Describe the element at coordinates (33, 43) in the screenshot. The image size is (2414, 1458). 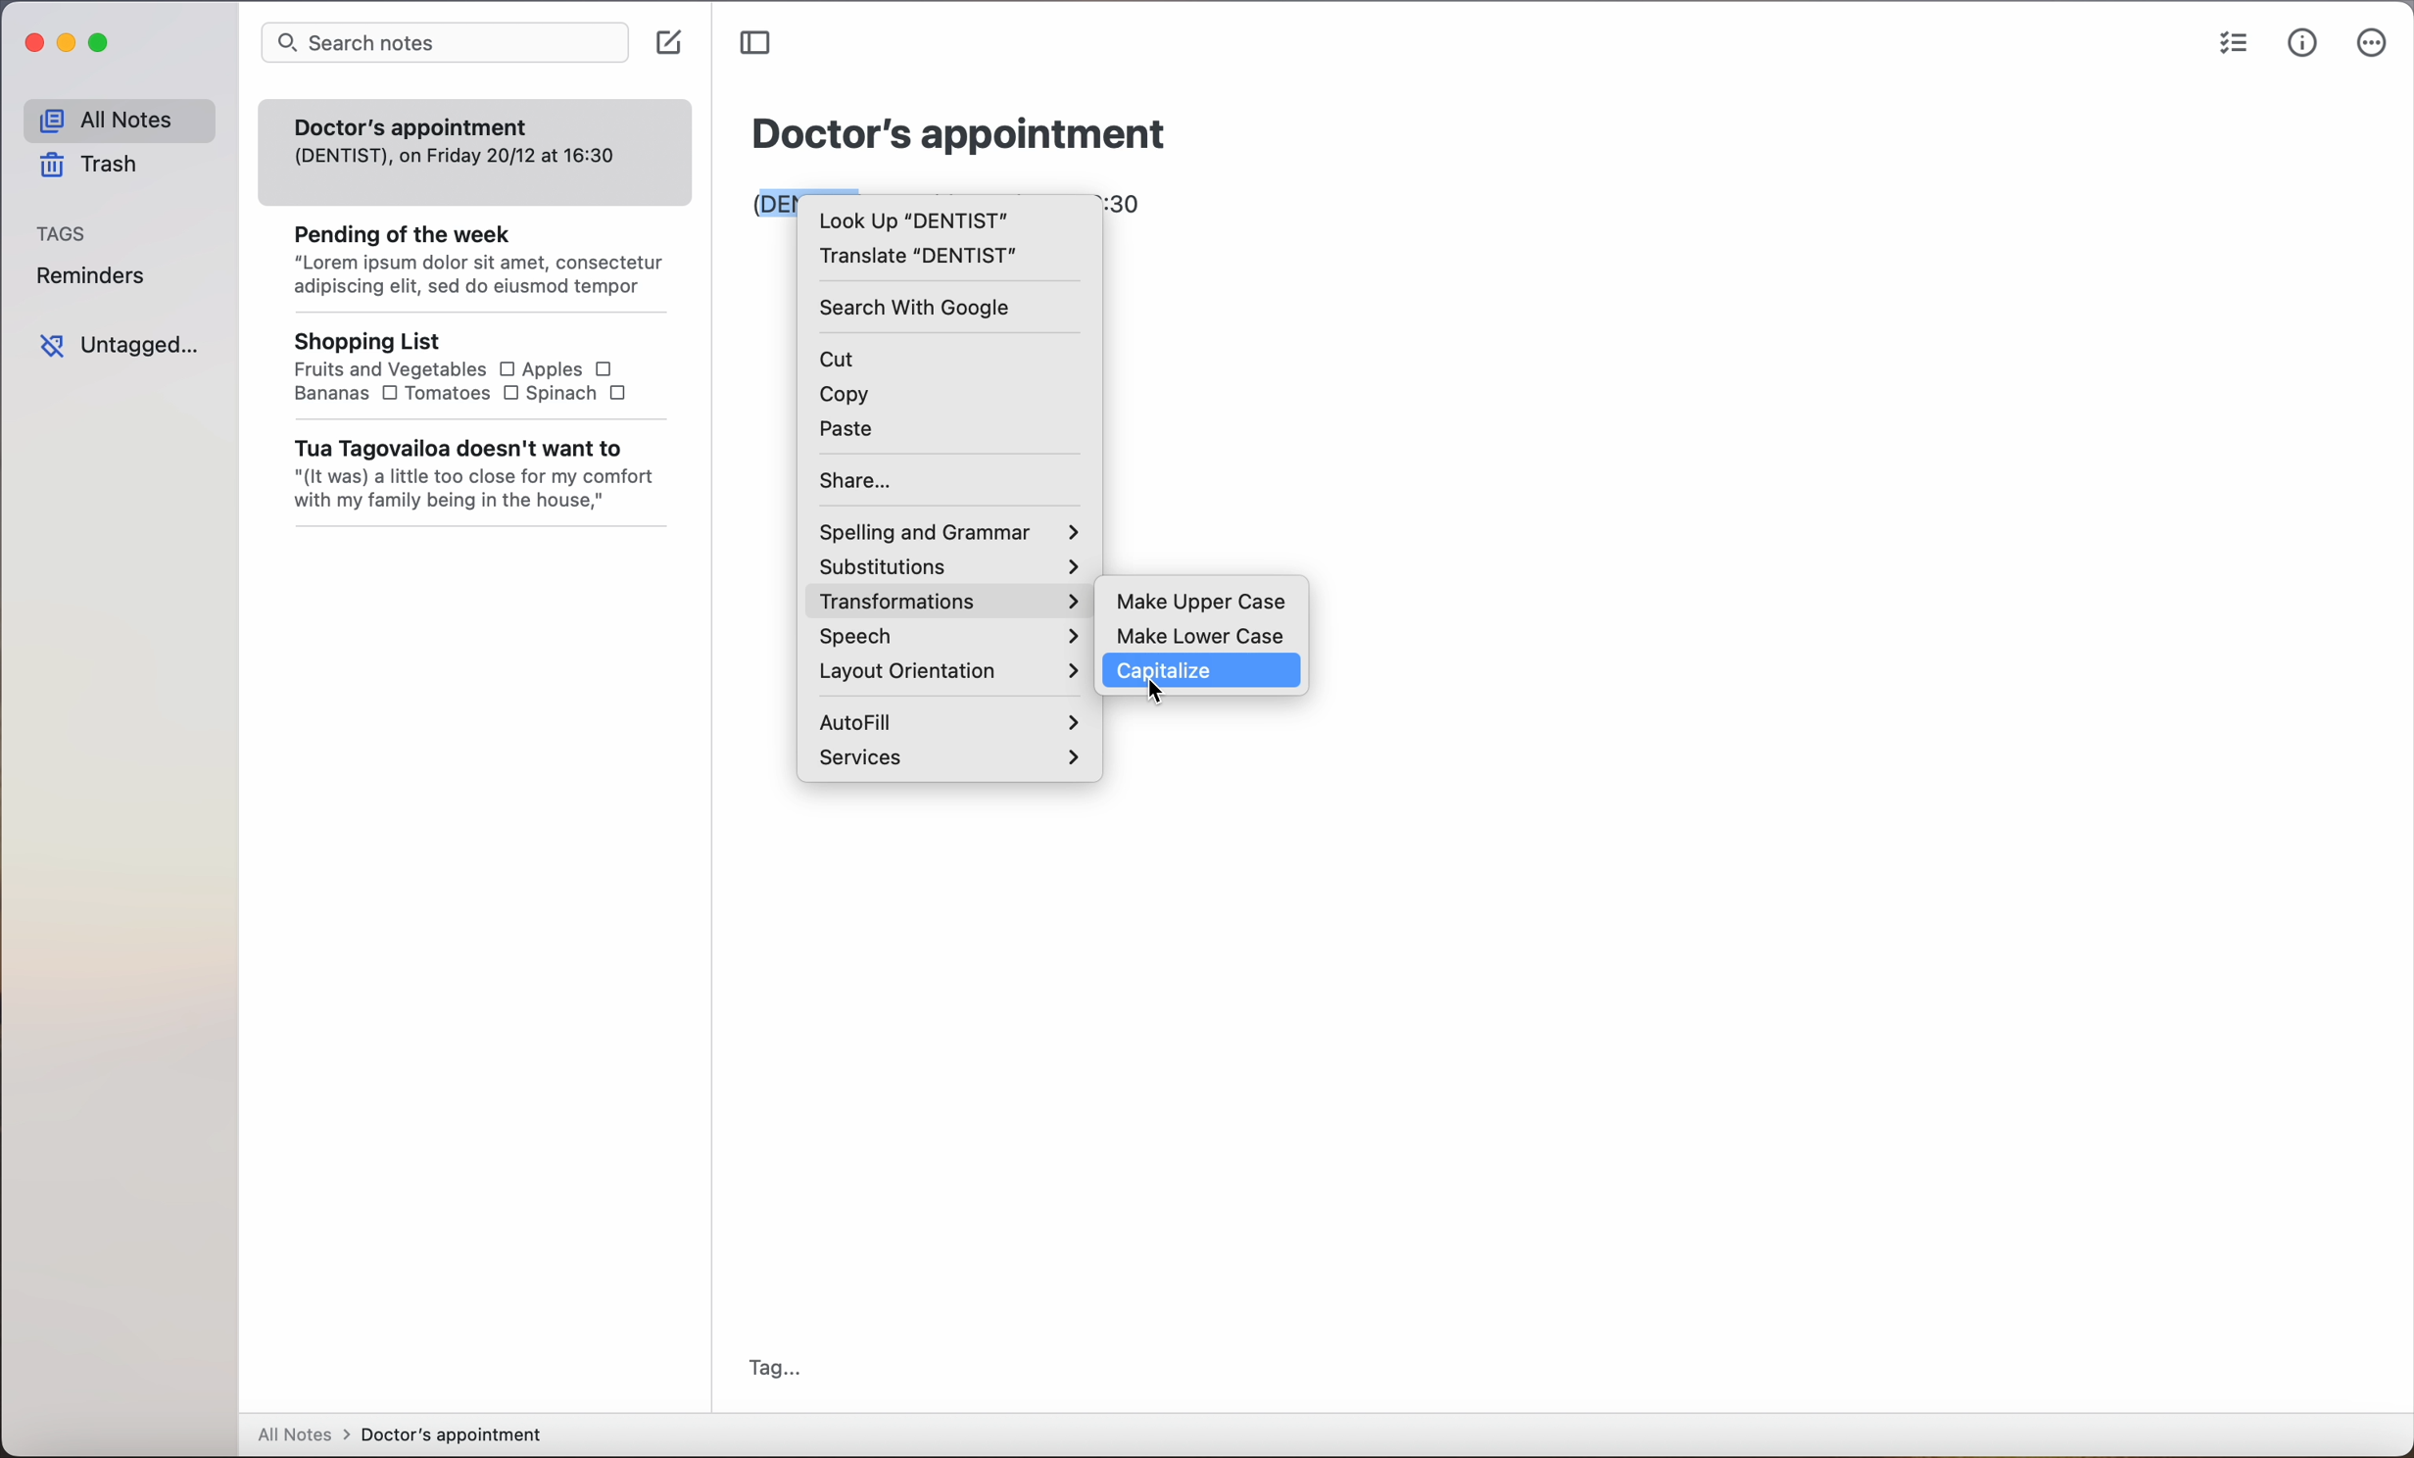
I see `close app` at that location.